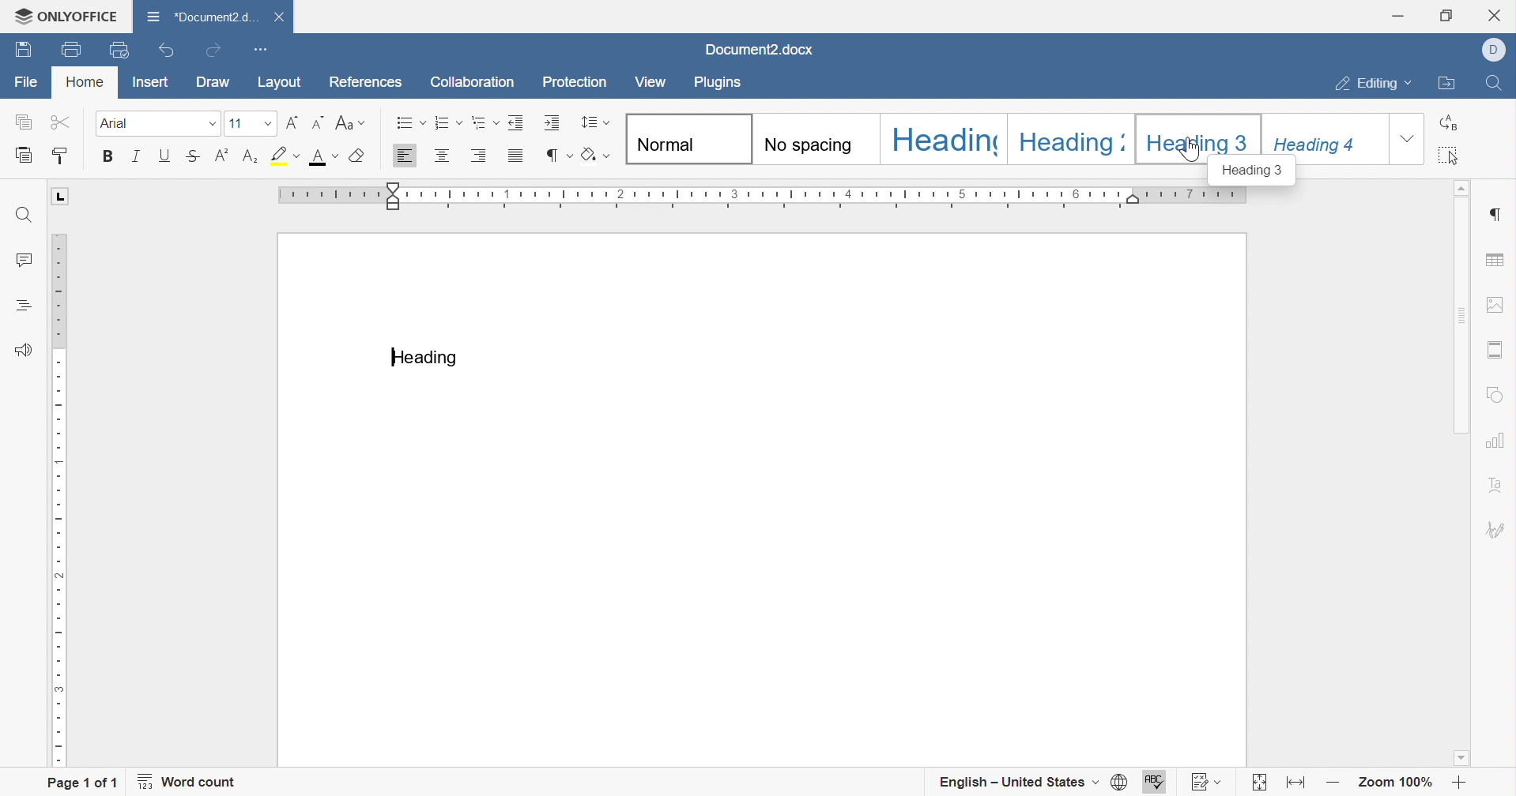 This screenshot has height=796, width=1516. What do you see at coordinates (1499, 348) in the screenshot?
I see `Header and footer settings` at bounding box center [1499, 348].